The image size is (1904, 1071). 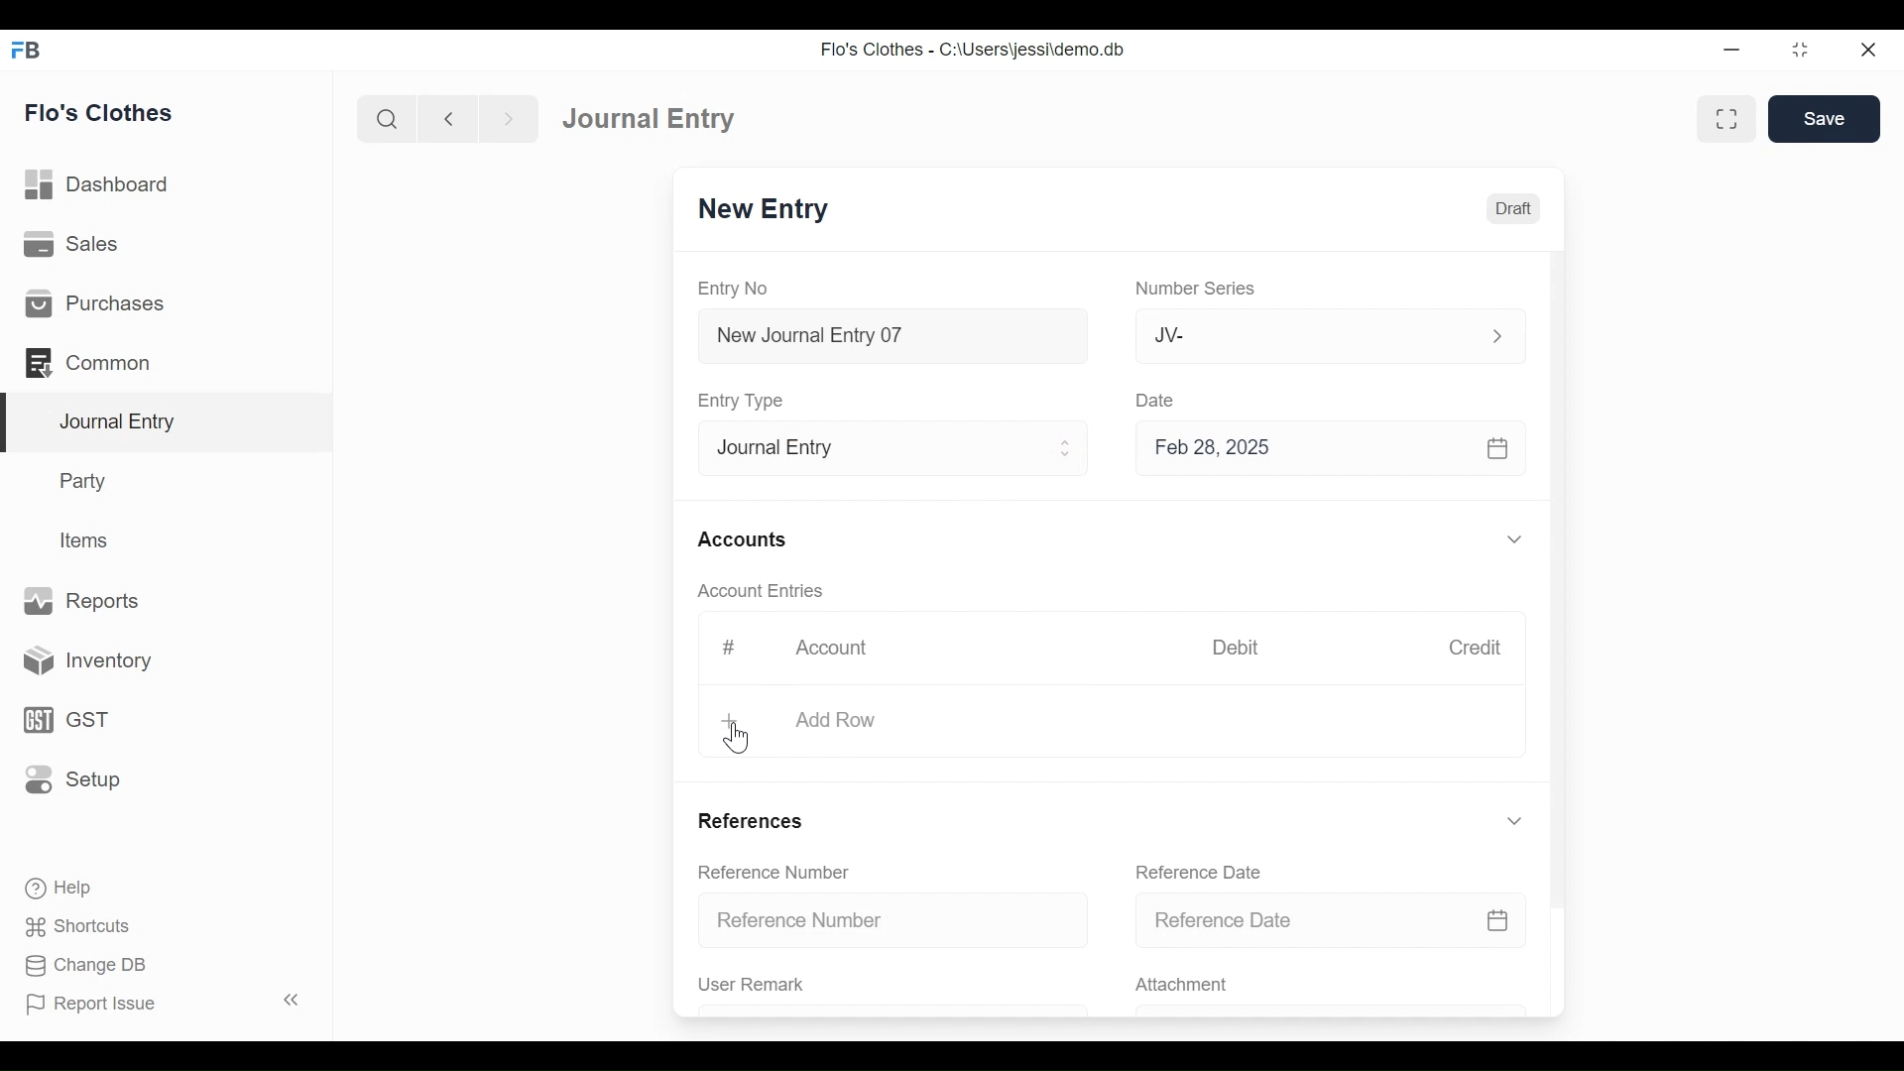 I want to click on Attachment, so click(x=1181, y=986).